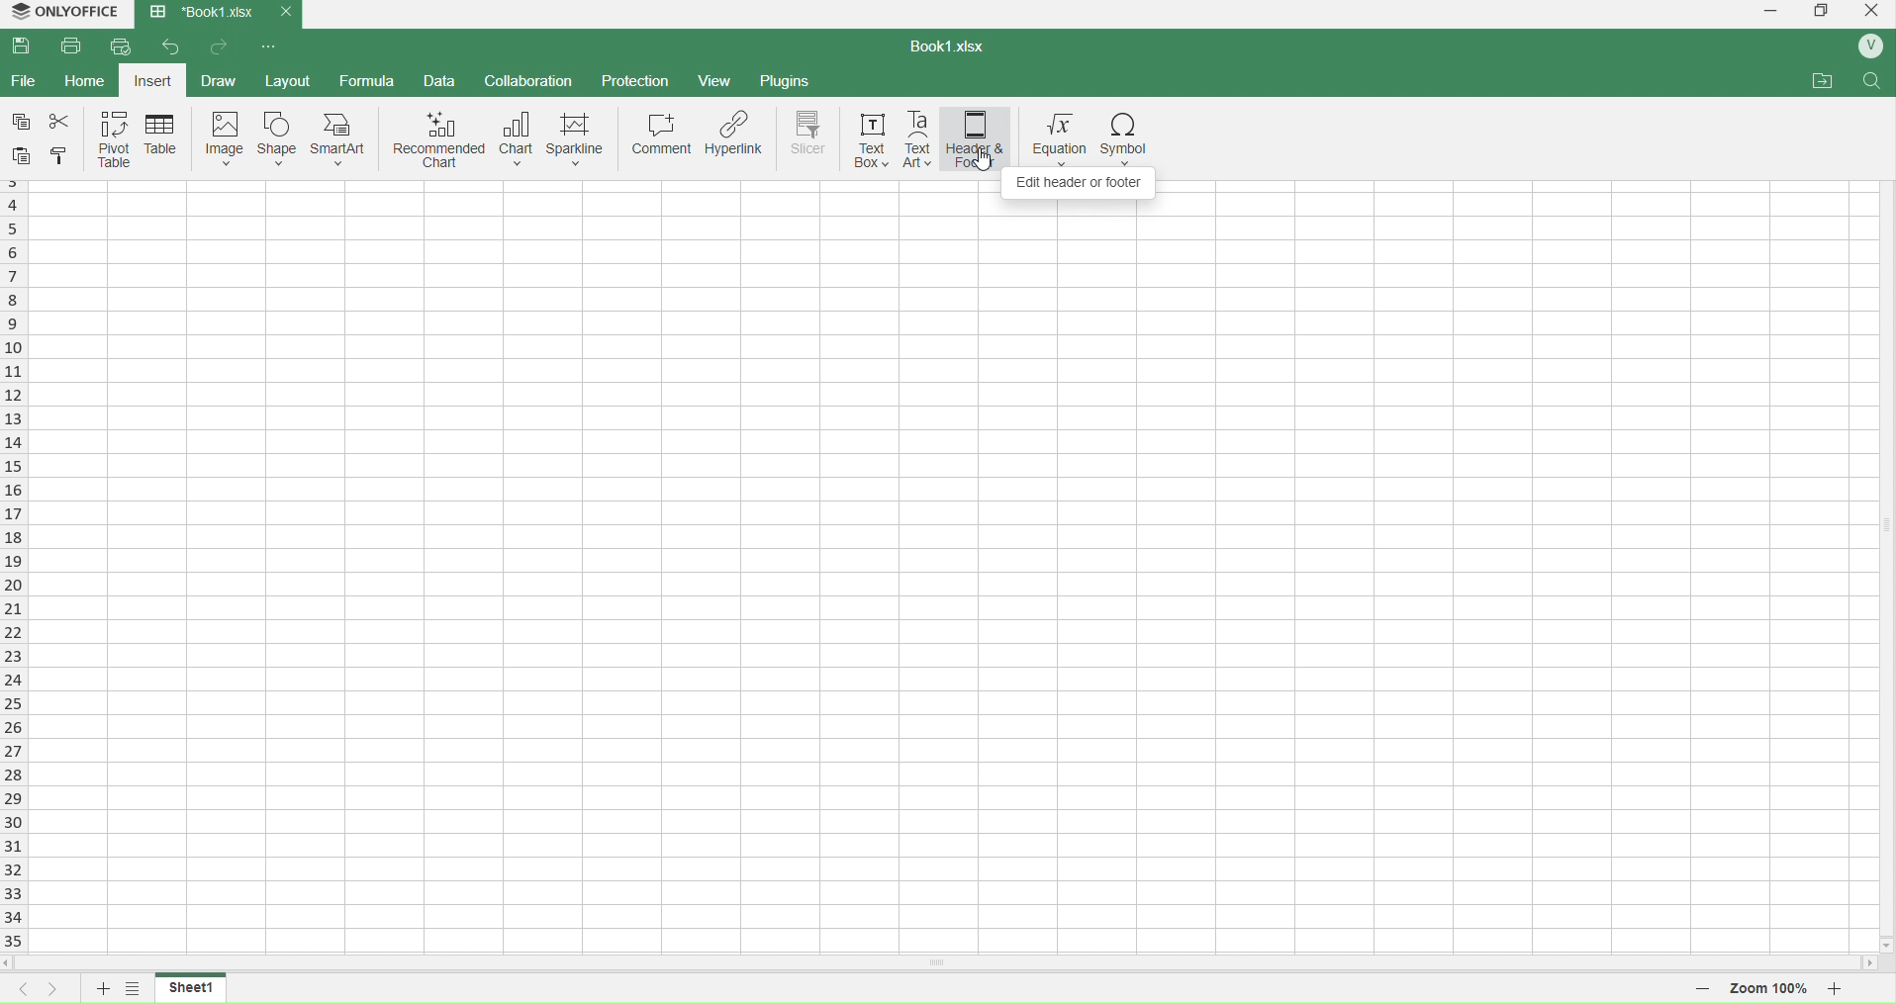 The height and width of the screenshot is (1003, 1896). What do you see at coordinates (12, 963) in the screenshot?
I see `move left` at bounding box center [12, 963].